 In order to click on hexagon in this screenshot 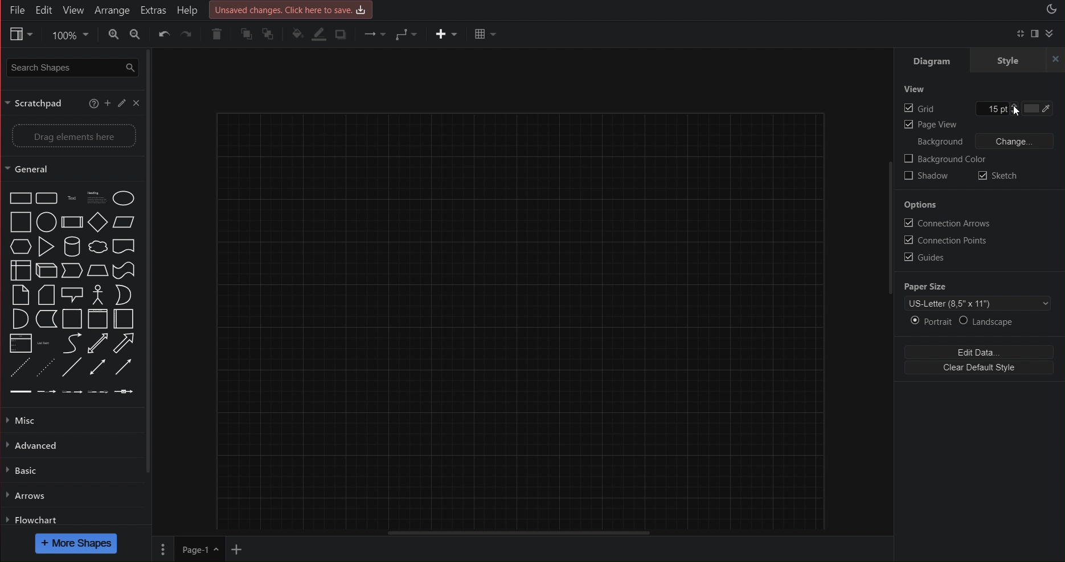, I will do `click(17, 246)`.